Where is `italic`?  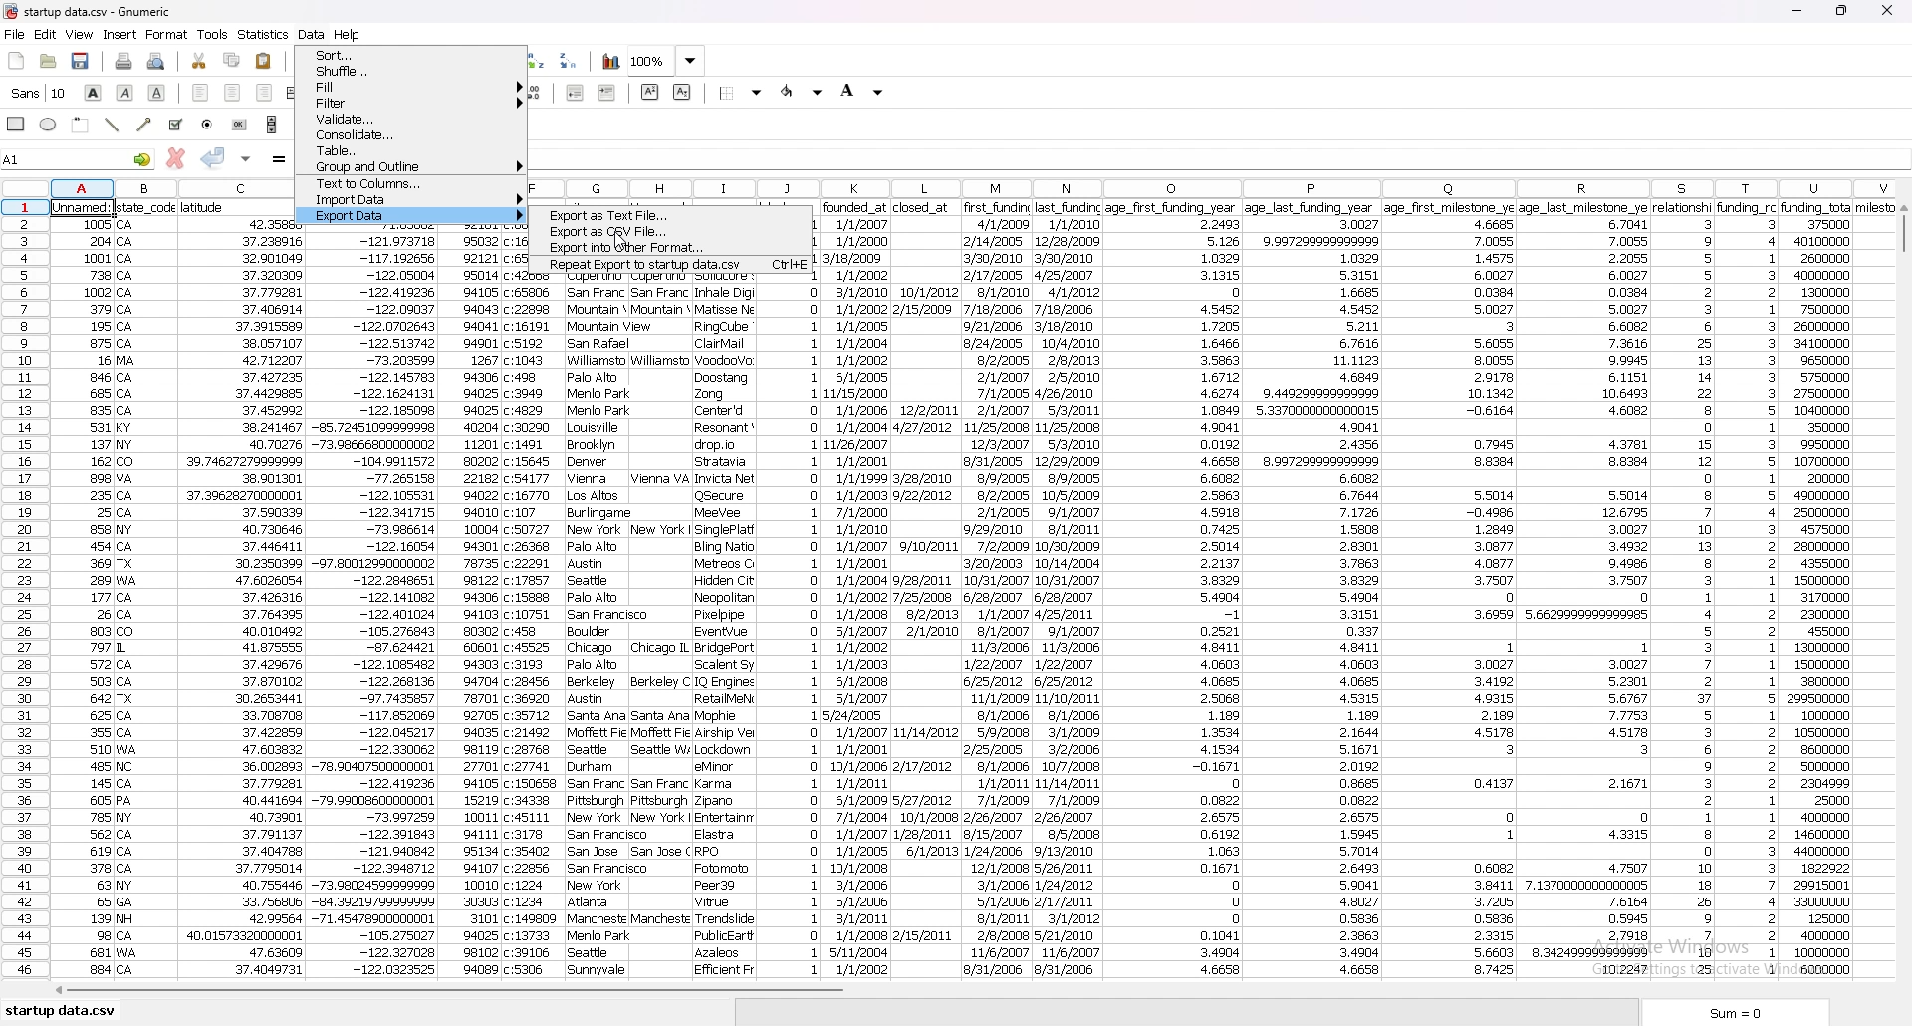
italic is located at coordinates (125, 92).